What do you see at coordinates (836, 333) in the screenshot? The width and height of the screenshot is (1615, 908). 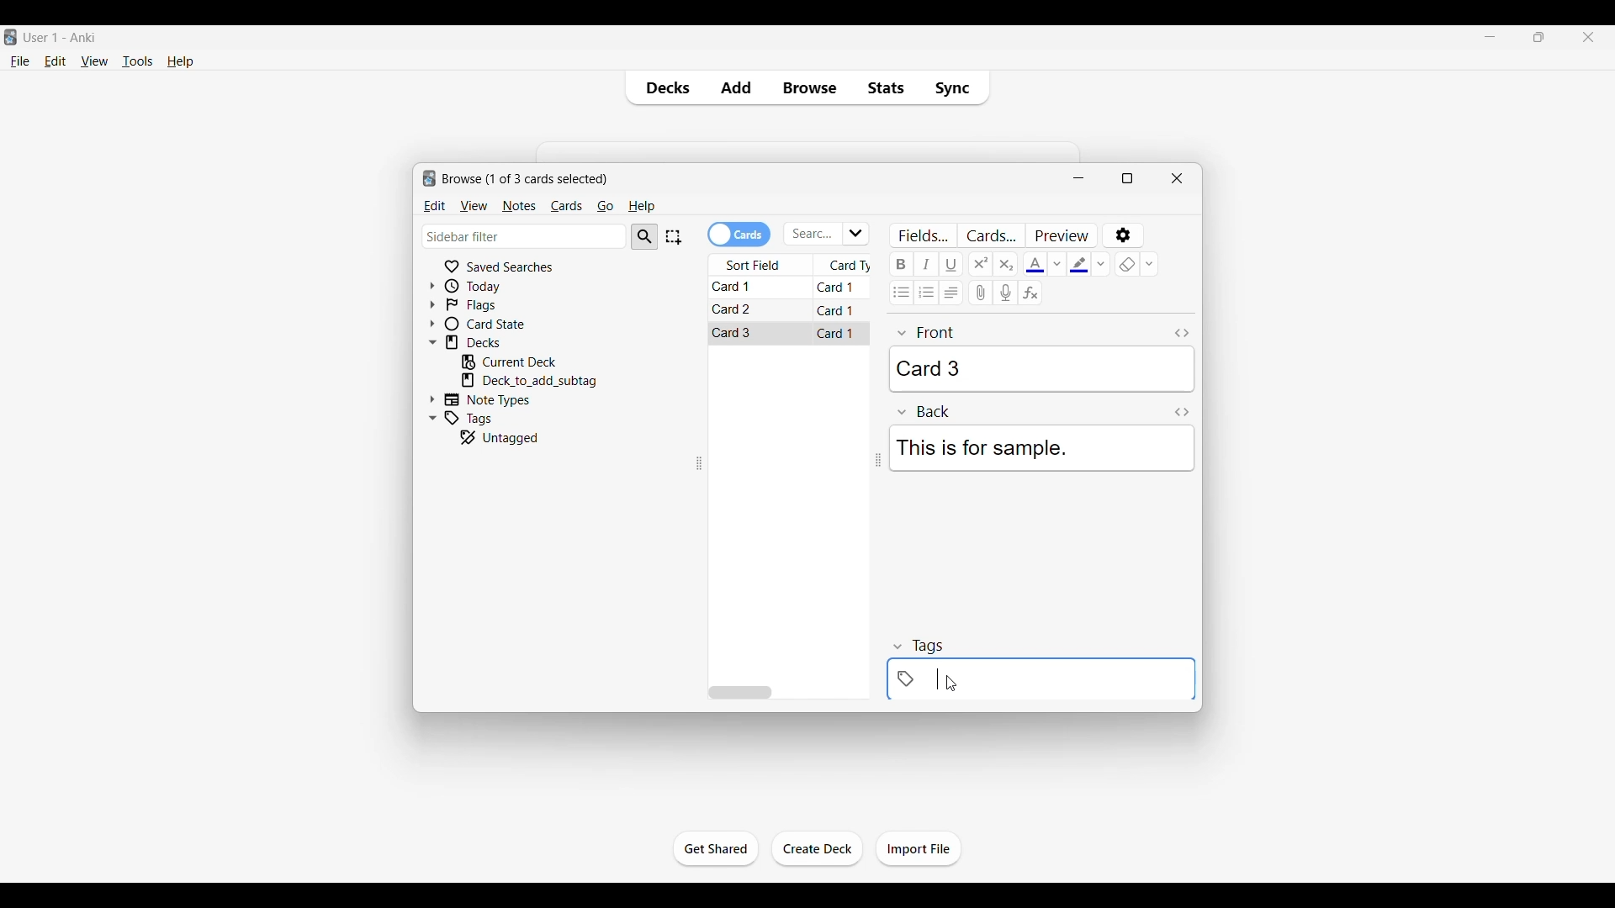 I see `Card 1` at bounding box center [836, 333].